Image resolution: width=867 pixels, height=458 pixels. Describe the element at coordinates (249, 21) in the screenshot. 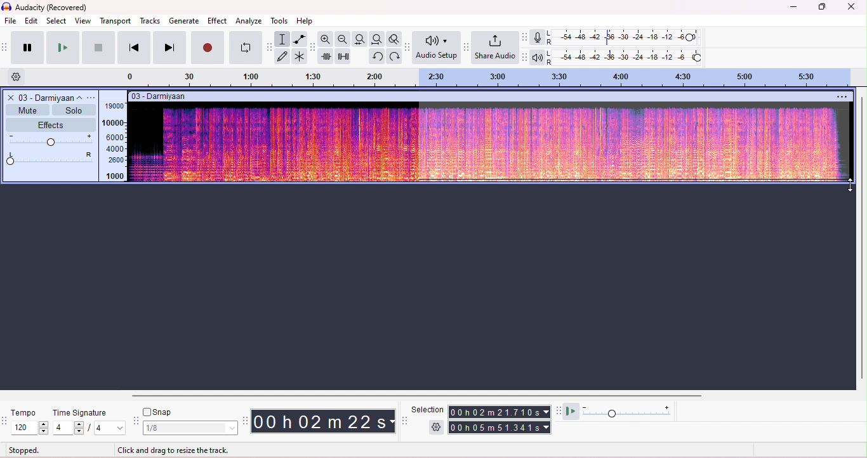

I see `analyze` at that location.